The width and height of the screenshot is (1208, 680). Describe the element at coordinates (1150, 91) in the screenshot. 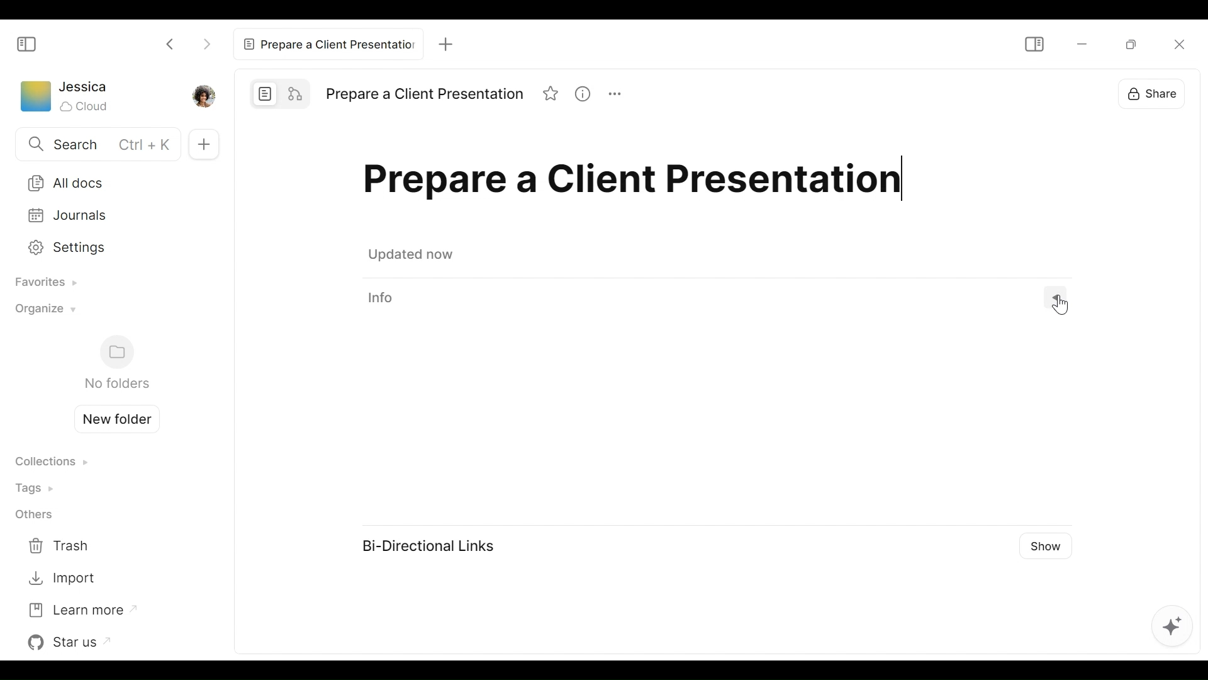

I see `Share` at that location.